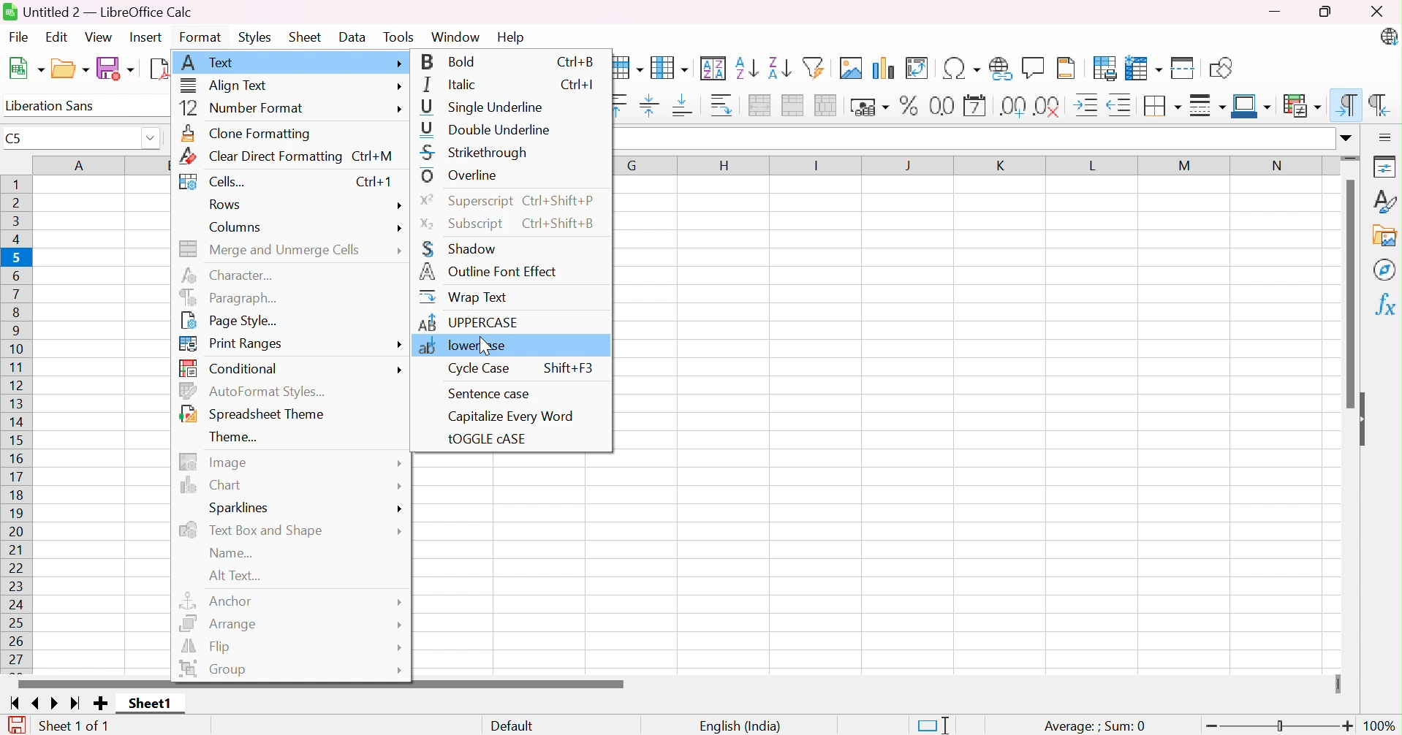 The height and width of the screenshot is (735, 1402). What do you see at coordinates (16, 702) in the screenshot?
I see `Scroll to first page` at bounding box center [16, 702].